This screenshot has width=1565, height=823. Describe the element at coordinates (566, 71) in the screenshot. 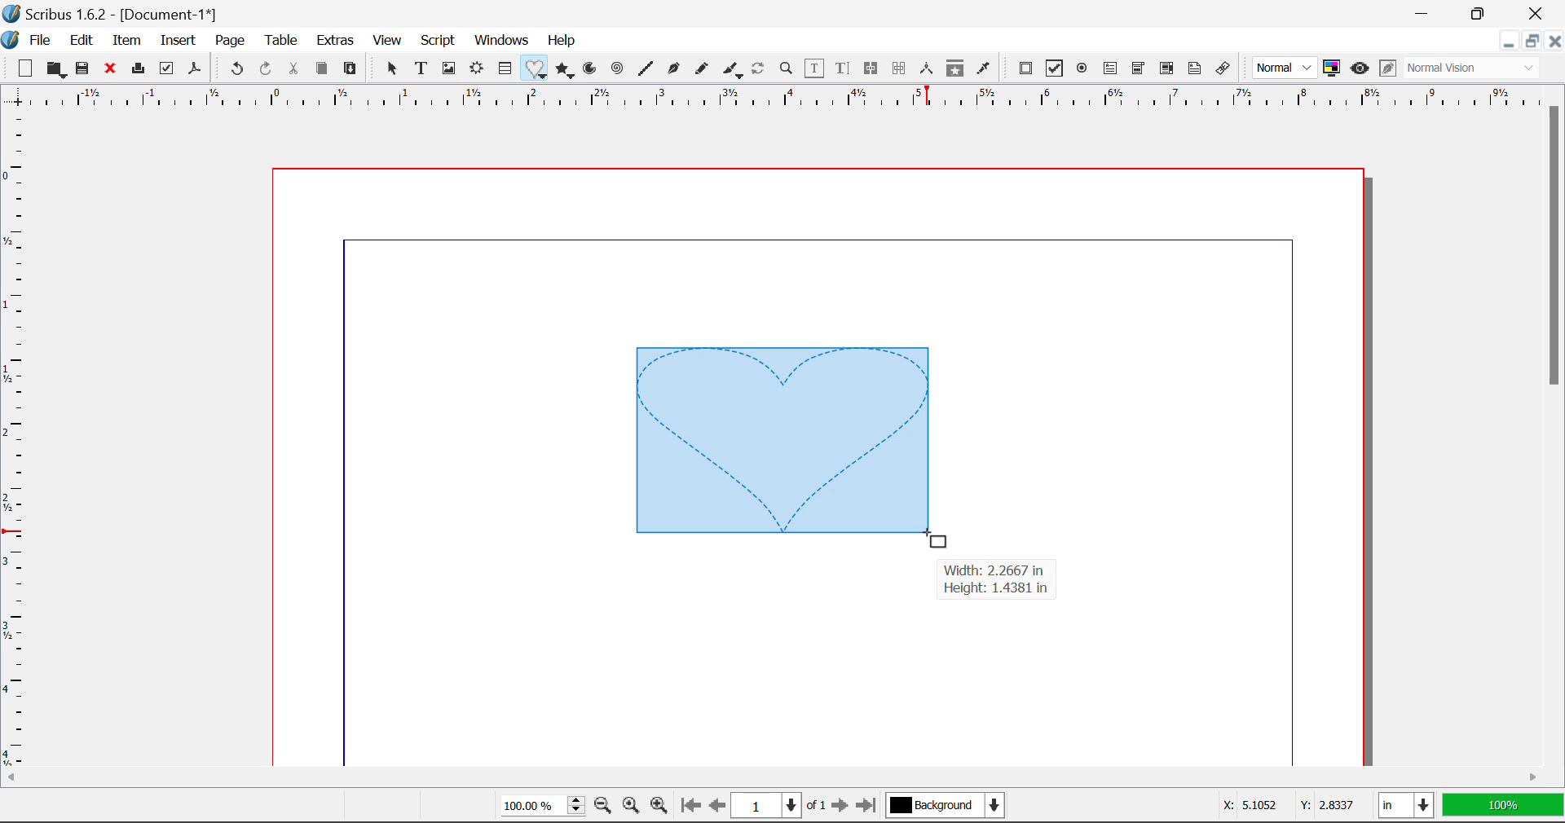

I see `Polygons` at that location.